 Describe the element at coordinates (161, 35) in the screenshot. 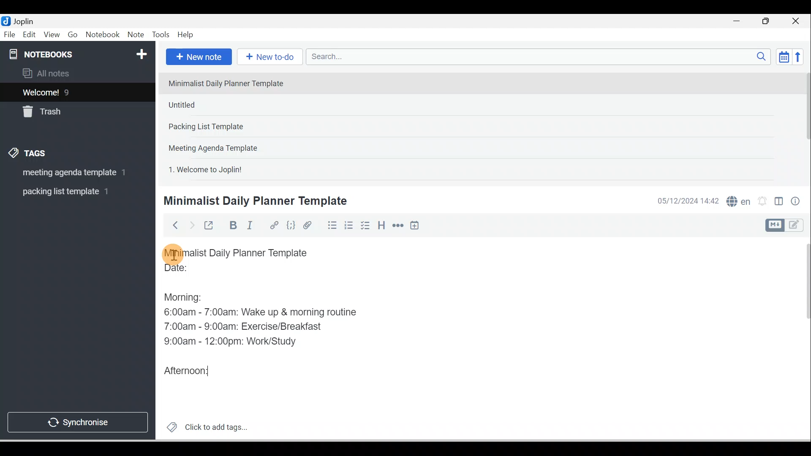

I see `Tools` at that location.